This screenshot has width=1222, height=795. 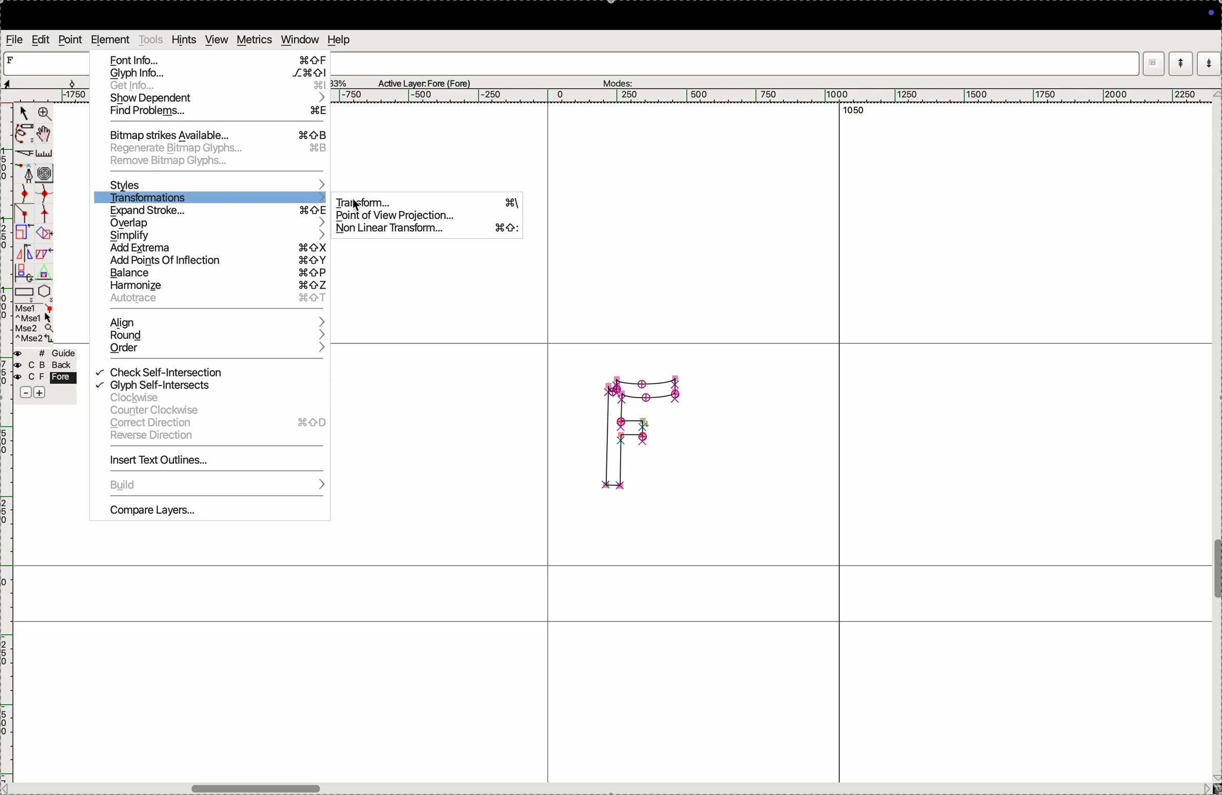 What do you see at coordinates (26, 194) in the screenshot?
I see `point curve` at bounding box center [26, 194].